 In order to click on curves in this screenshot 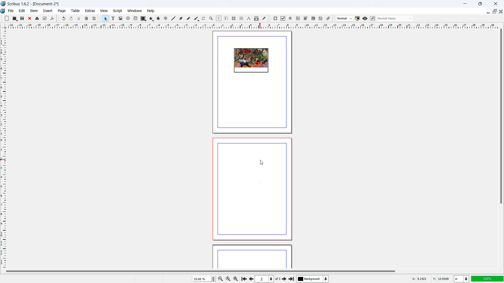, I will do `click(159, 19)`.